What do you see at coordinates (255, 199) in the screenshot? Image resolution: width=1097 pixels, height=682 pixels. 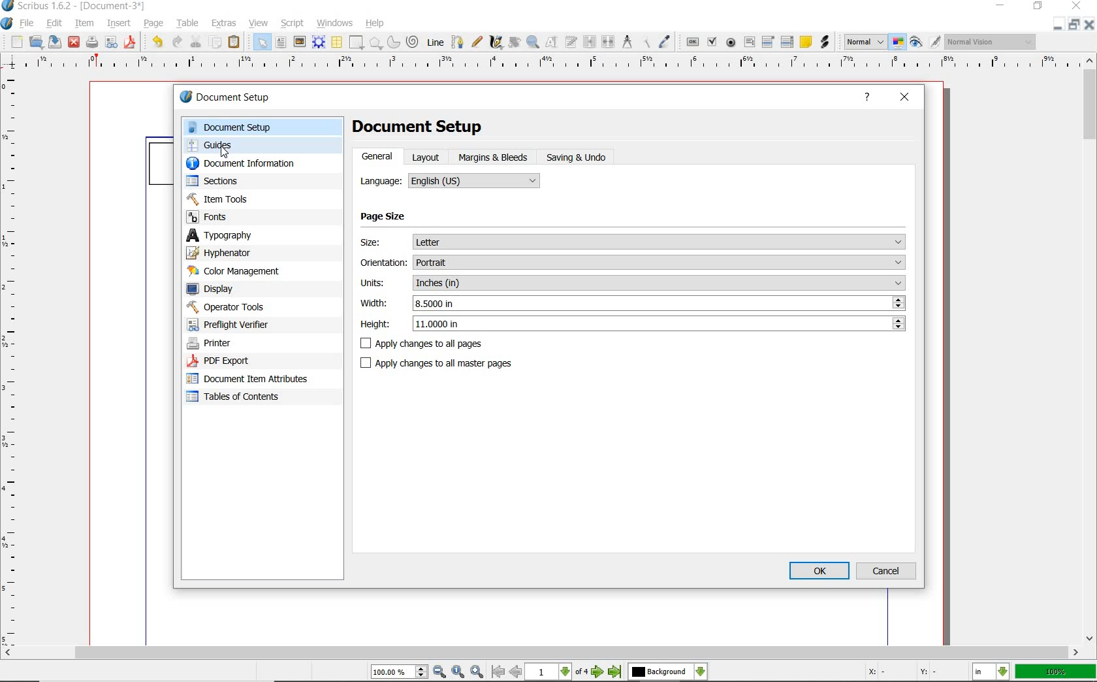 I see `item tools` at bounding box center [255, 199].